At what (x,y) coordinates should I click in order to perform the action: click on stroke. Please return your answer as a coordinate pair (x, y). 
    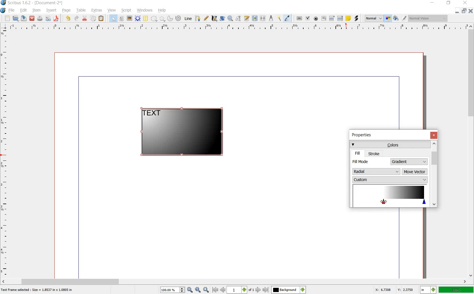
    Looking at the image, I should click on (374, 153).